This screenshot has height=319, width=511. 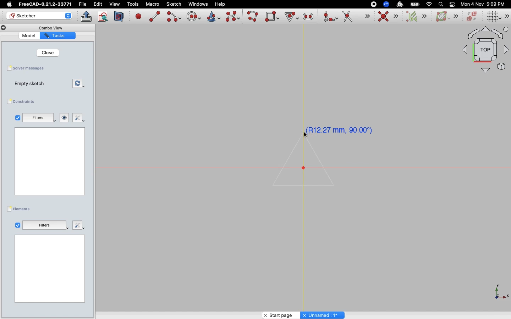 I want to click on Fix, so click(x=78, y=118).